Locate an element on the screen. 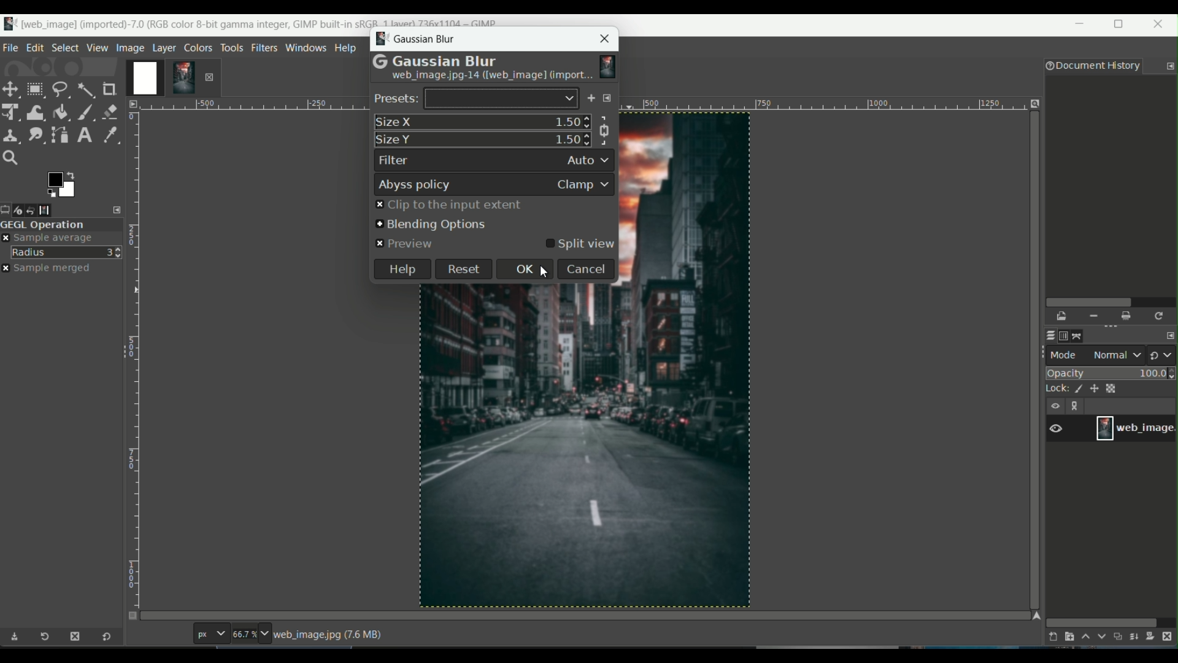 This screenshot has width=1178, height=663. cursor is located at coordinates (547, 272).